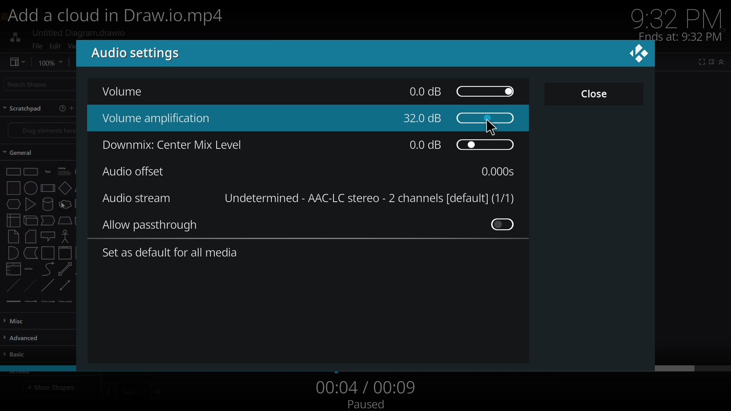 Image resolution: width=731 pixels, height=411 pixels. What do you see at coordinates (501, 171) in the screenshot?
I see `duration` at bounding box center [501, 171].